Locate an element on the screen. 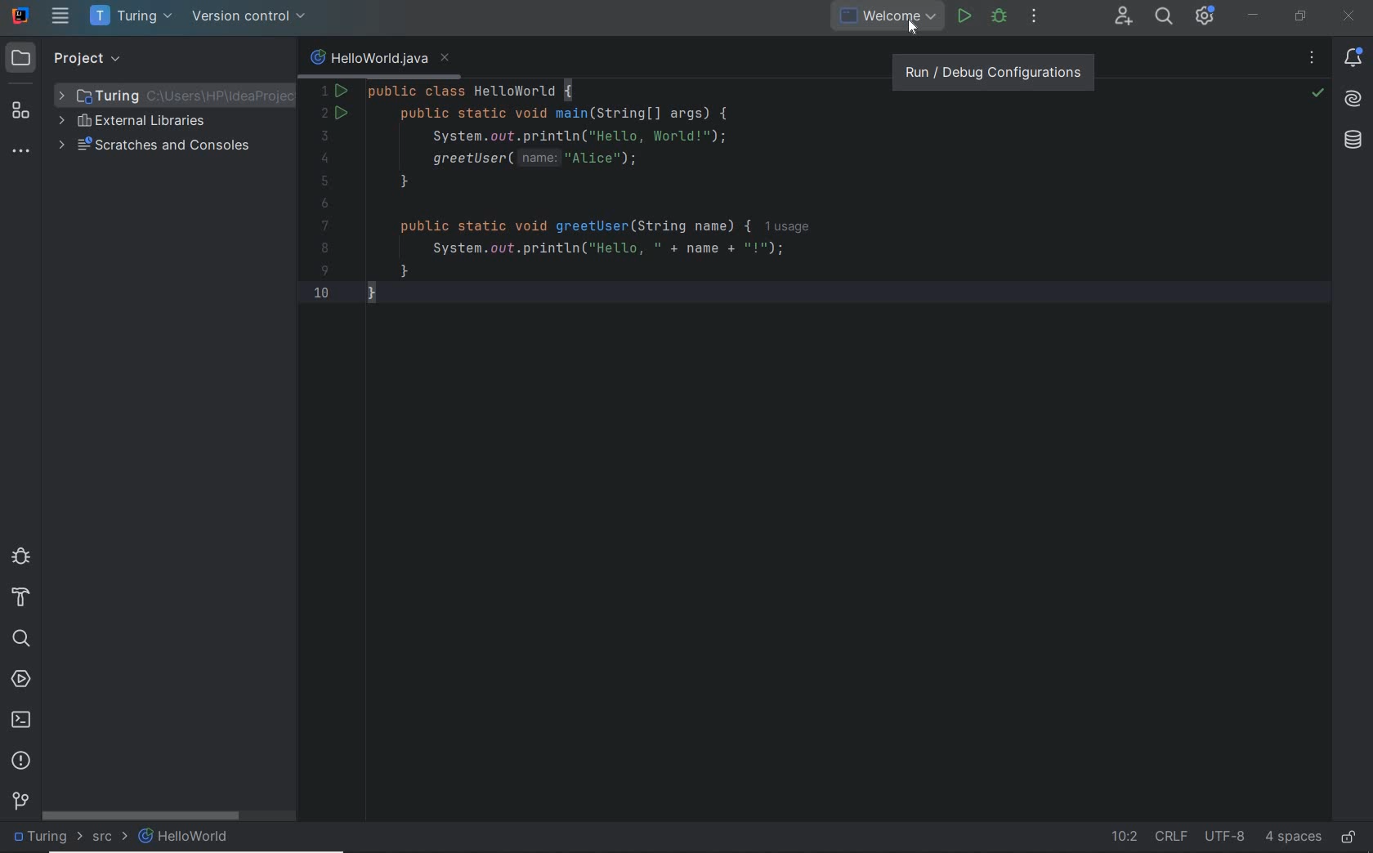 The width and height of the screenshot is (1373, 853). search is located at coordinates (20, 639).